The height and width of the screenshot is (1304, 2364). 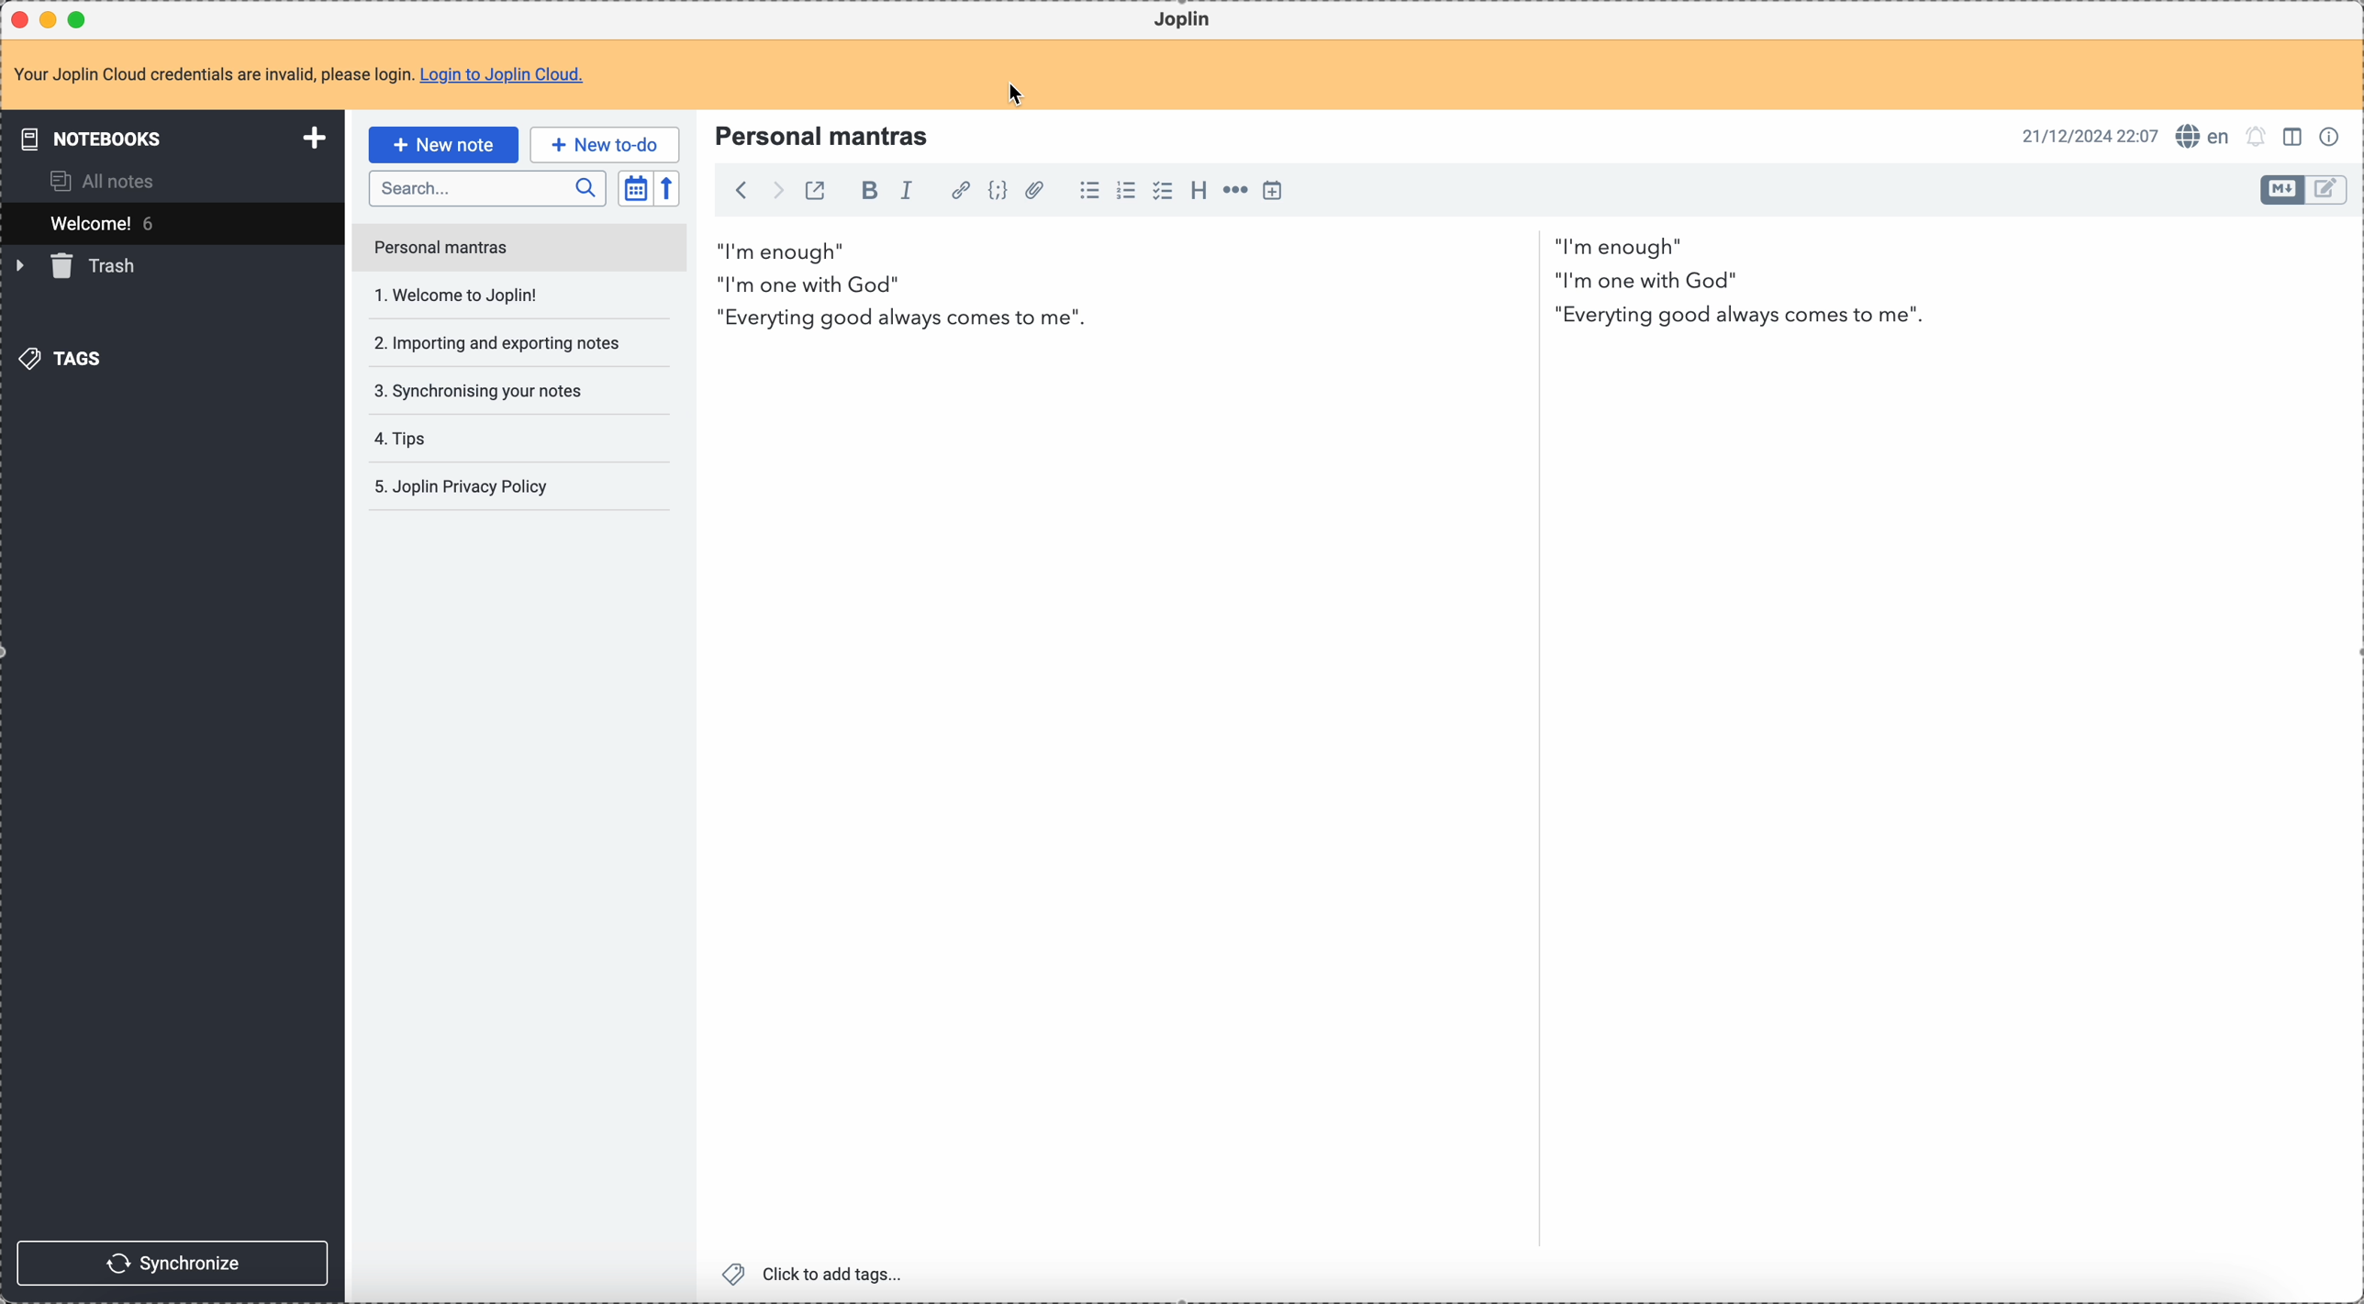 What do you see at coordinates (1126, 192) in the screenshot?
I see `numbered list` at bounding box center [1126, 192].